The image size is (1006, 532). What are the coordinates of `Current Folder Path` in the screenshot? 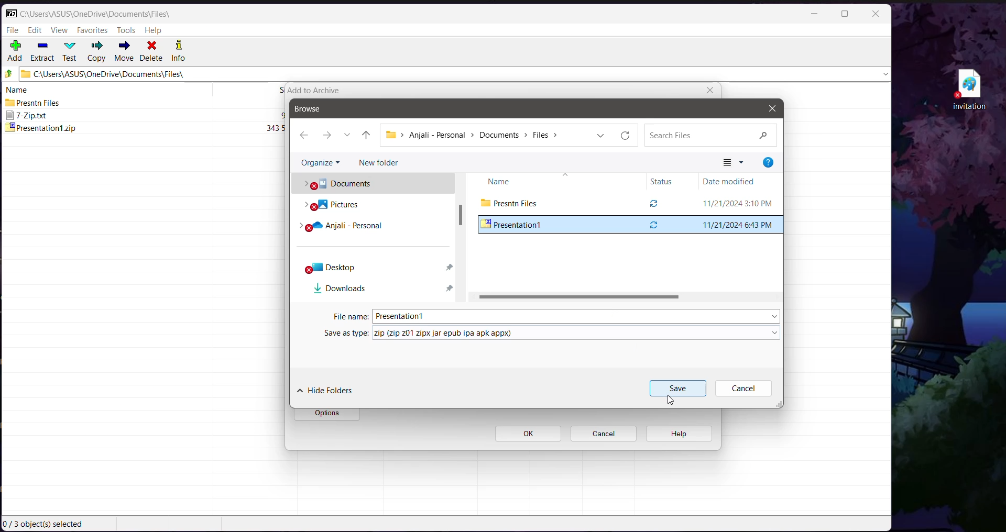 It's located at (454, 75).